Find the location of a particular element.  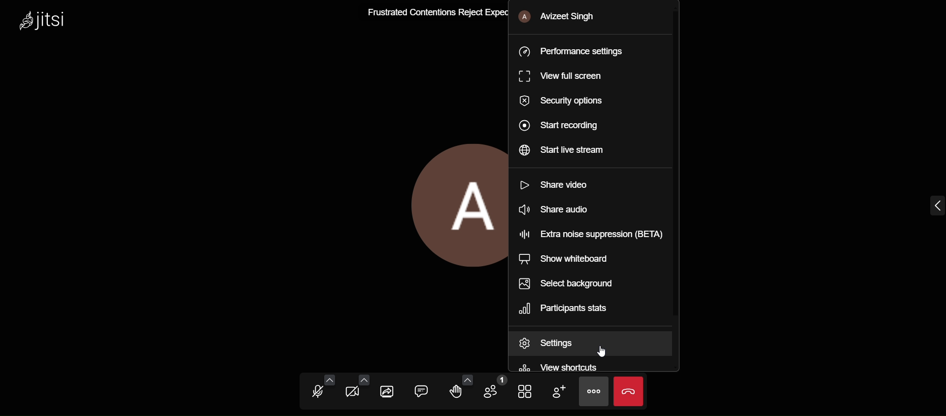

show whiteboard is located at coordinates (578, 261).